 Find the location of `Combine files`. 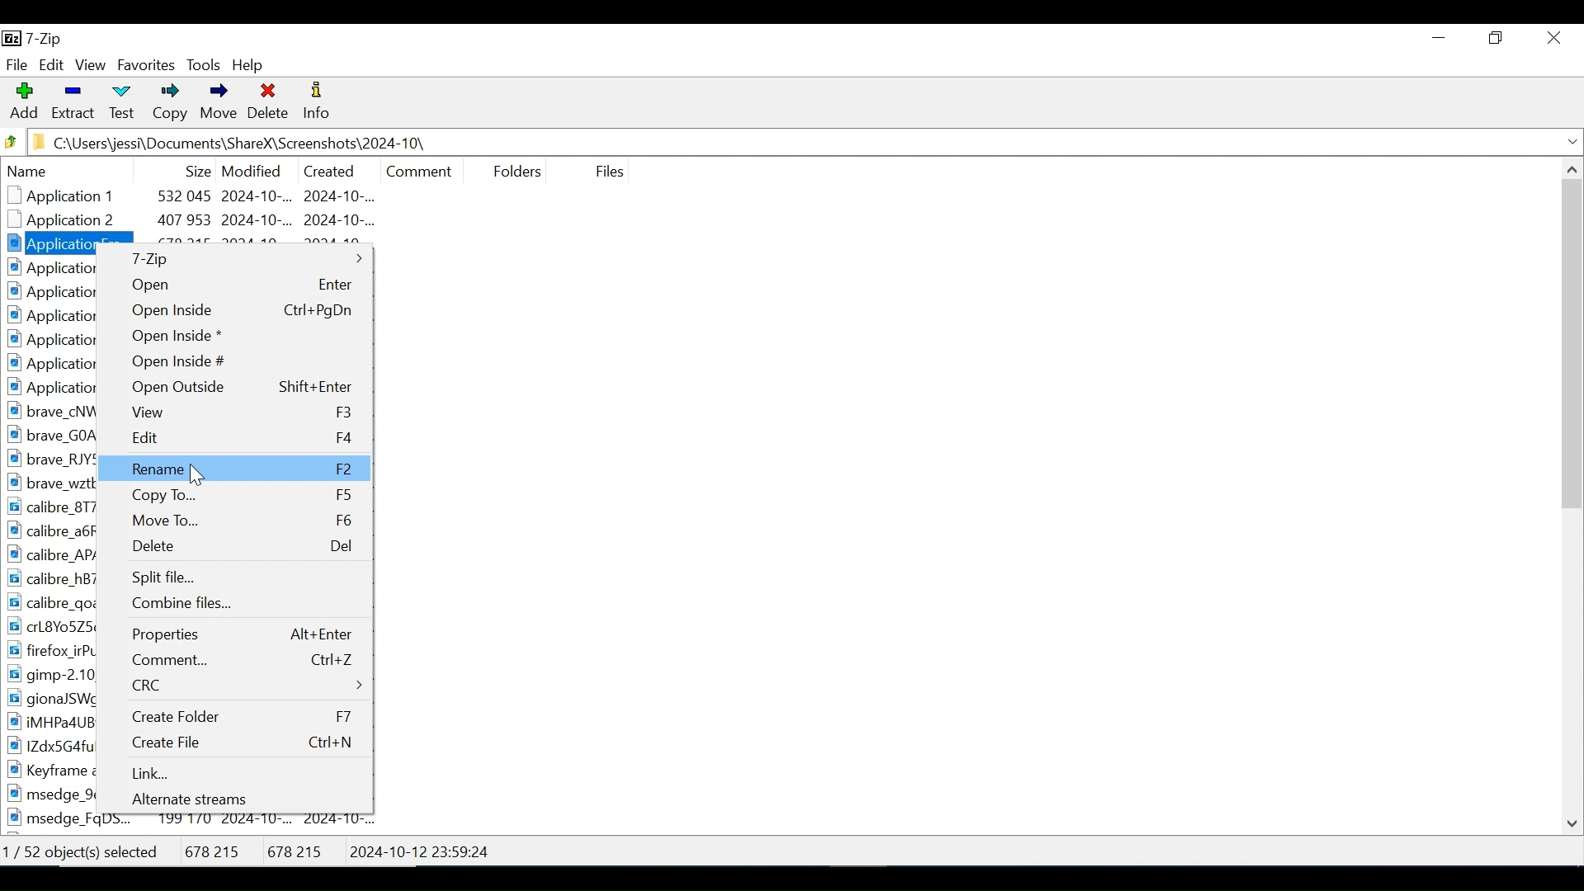

Combine files is located at coordinates (235, 604).